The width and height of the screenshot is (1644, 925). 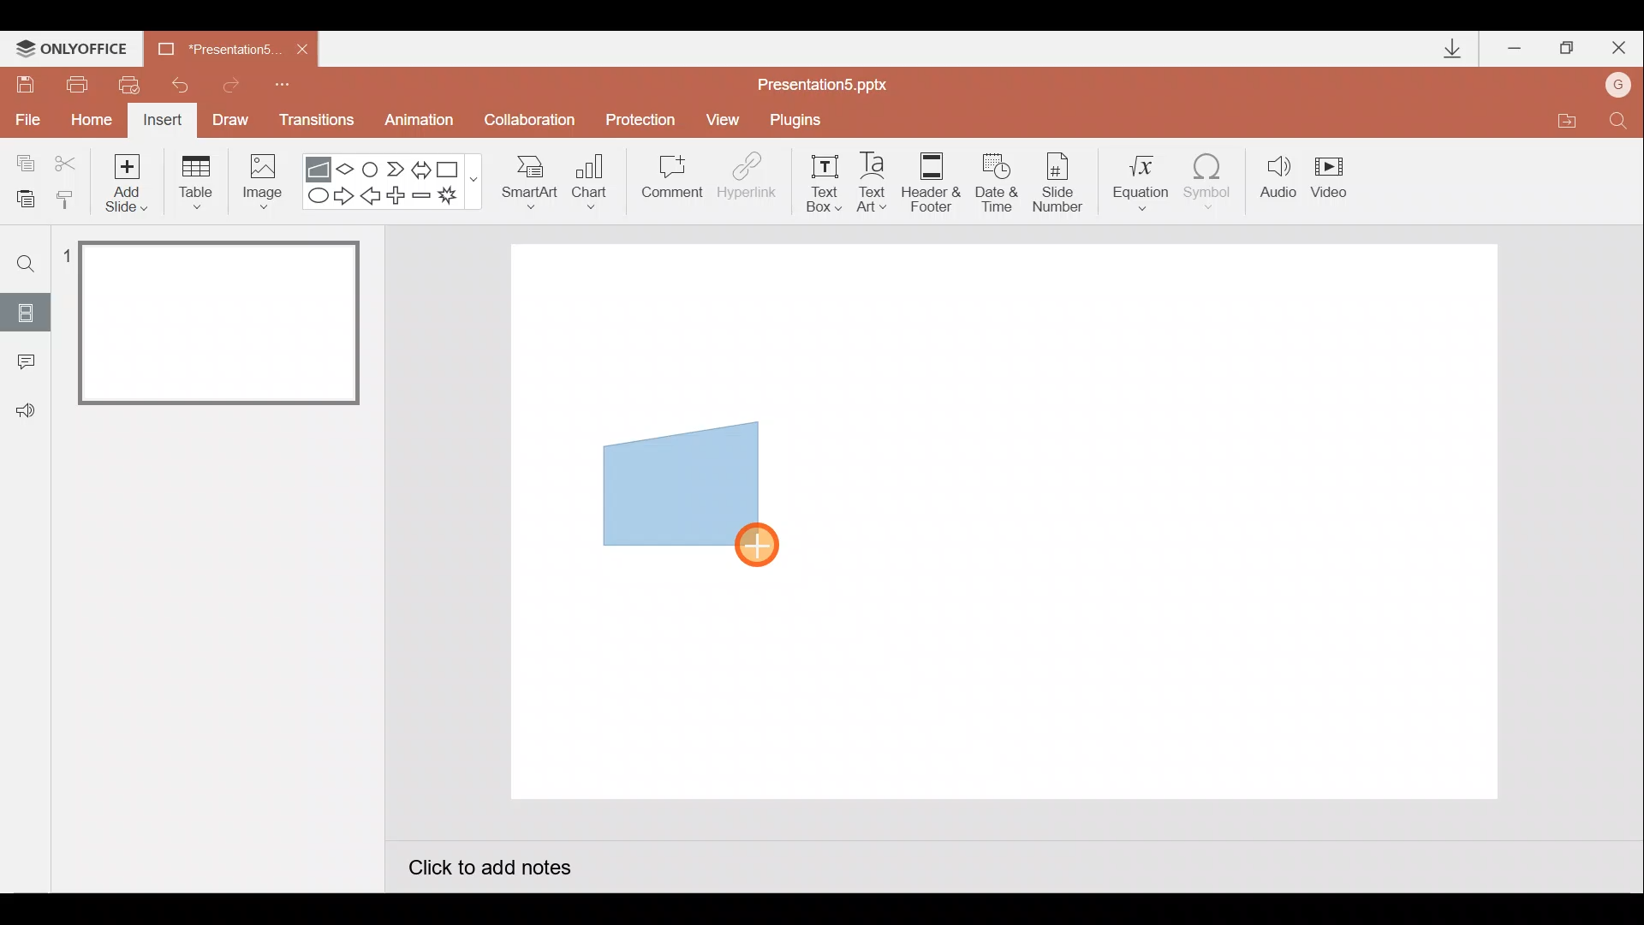 I want to click on Protection, so click(x=646, y=119).